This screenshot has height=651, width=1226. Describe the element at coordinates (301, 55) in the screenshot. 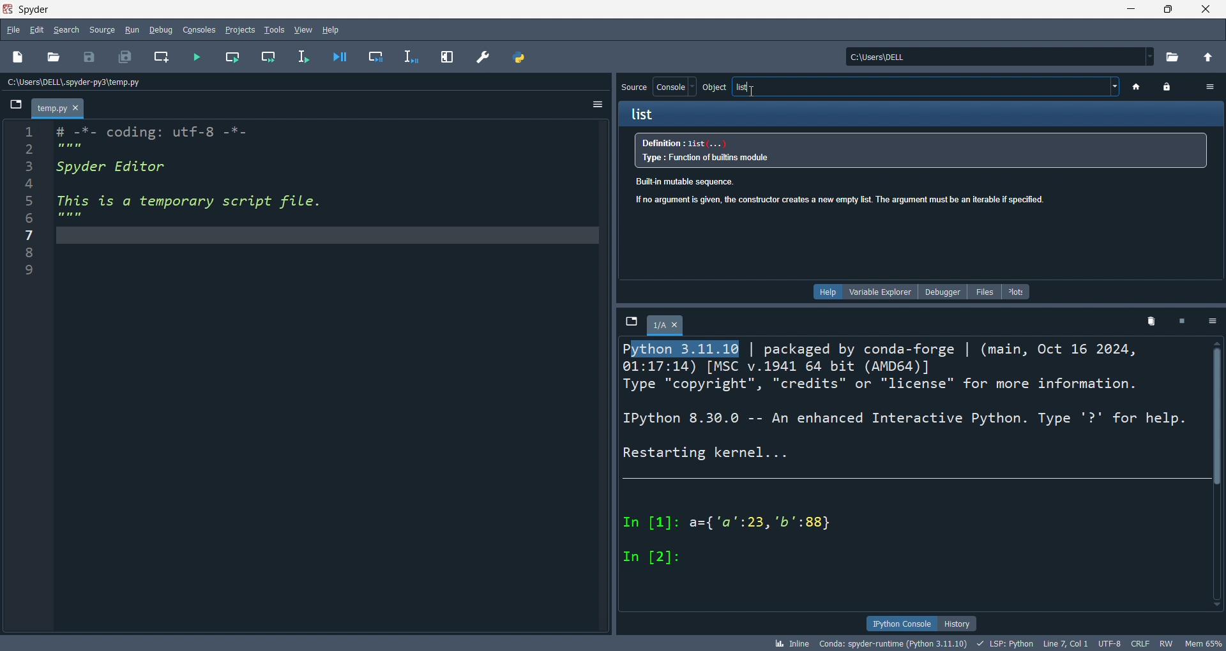

I see `runline` at that location.